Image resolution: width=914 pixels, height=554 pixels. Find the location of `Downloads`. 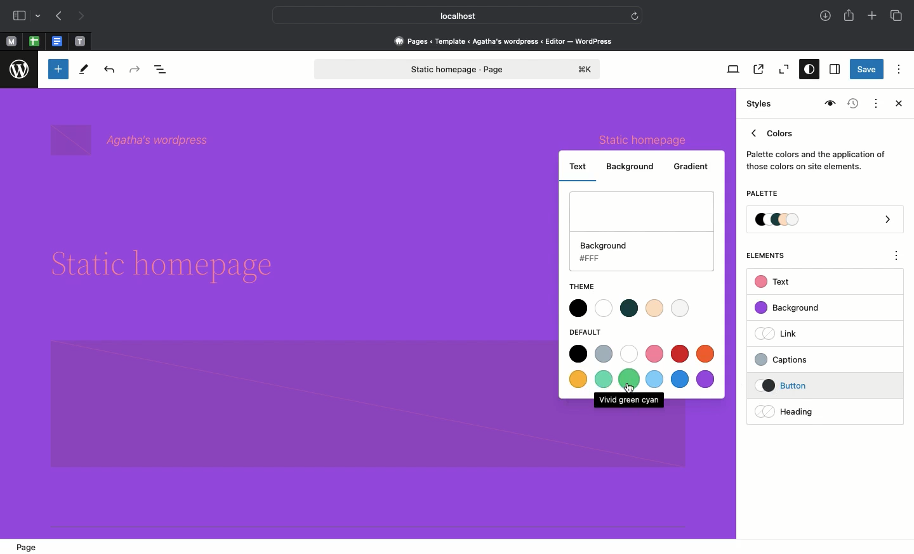

Downloads is located at coordinates (826, 17).